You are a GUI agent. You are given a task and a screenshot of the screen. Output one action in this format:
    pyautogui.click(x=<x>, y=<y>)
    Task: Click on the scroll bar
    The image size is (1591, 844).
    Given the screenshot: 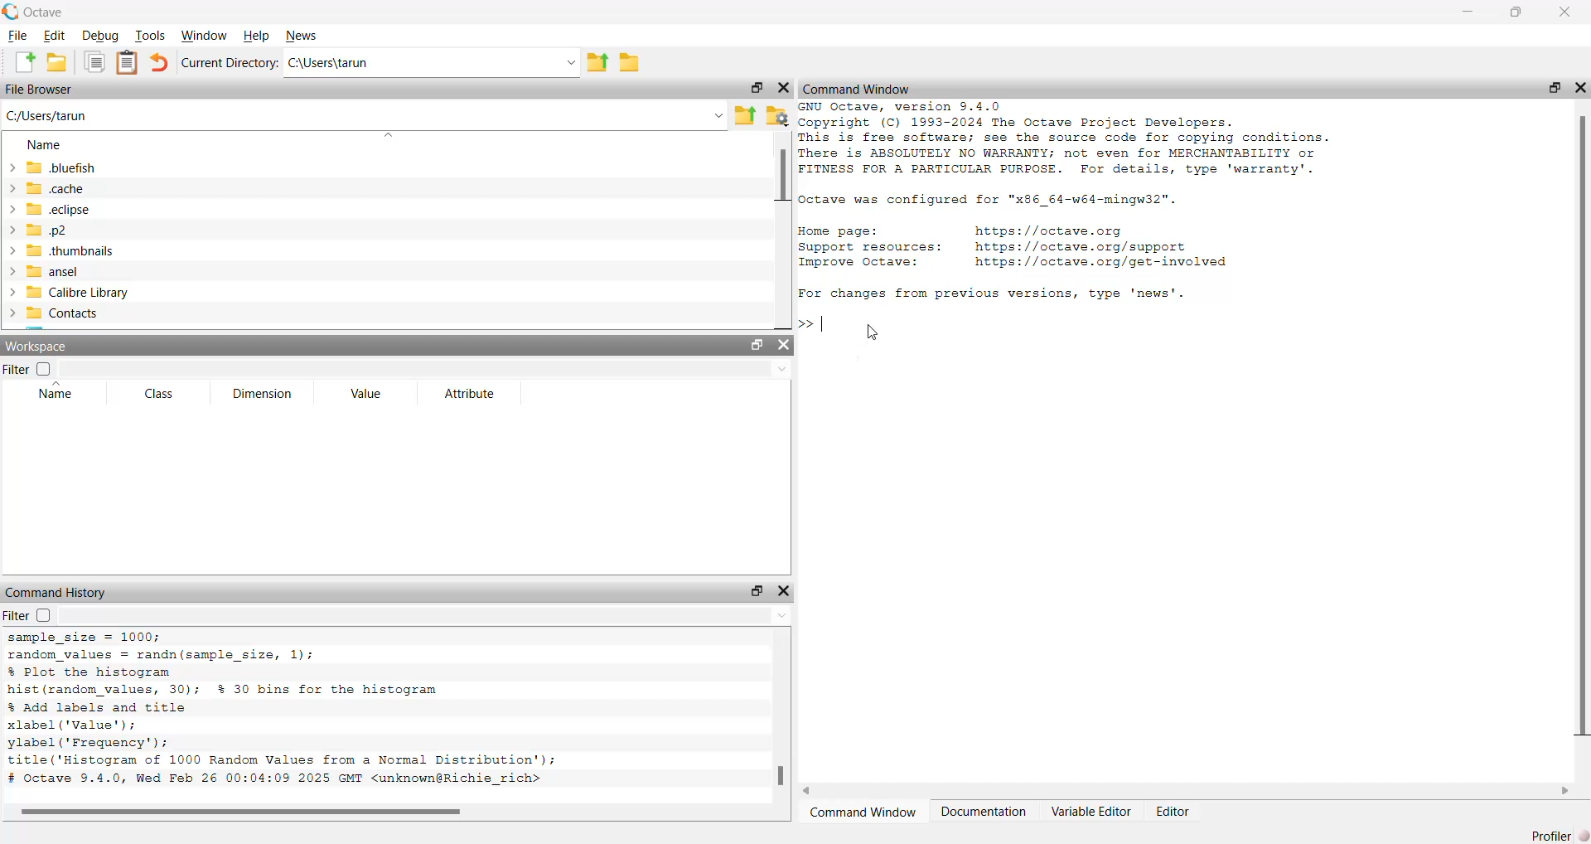 What is the action you would take?
    pyautogui.click(x=1581, y=429)
    